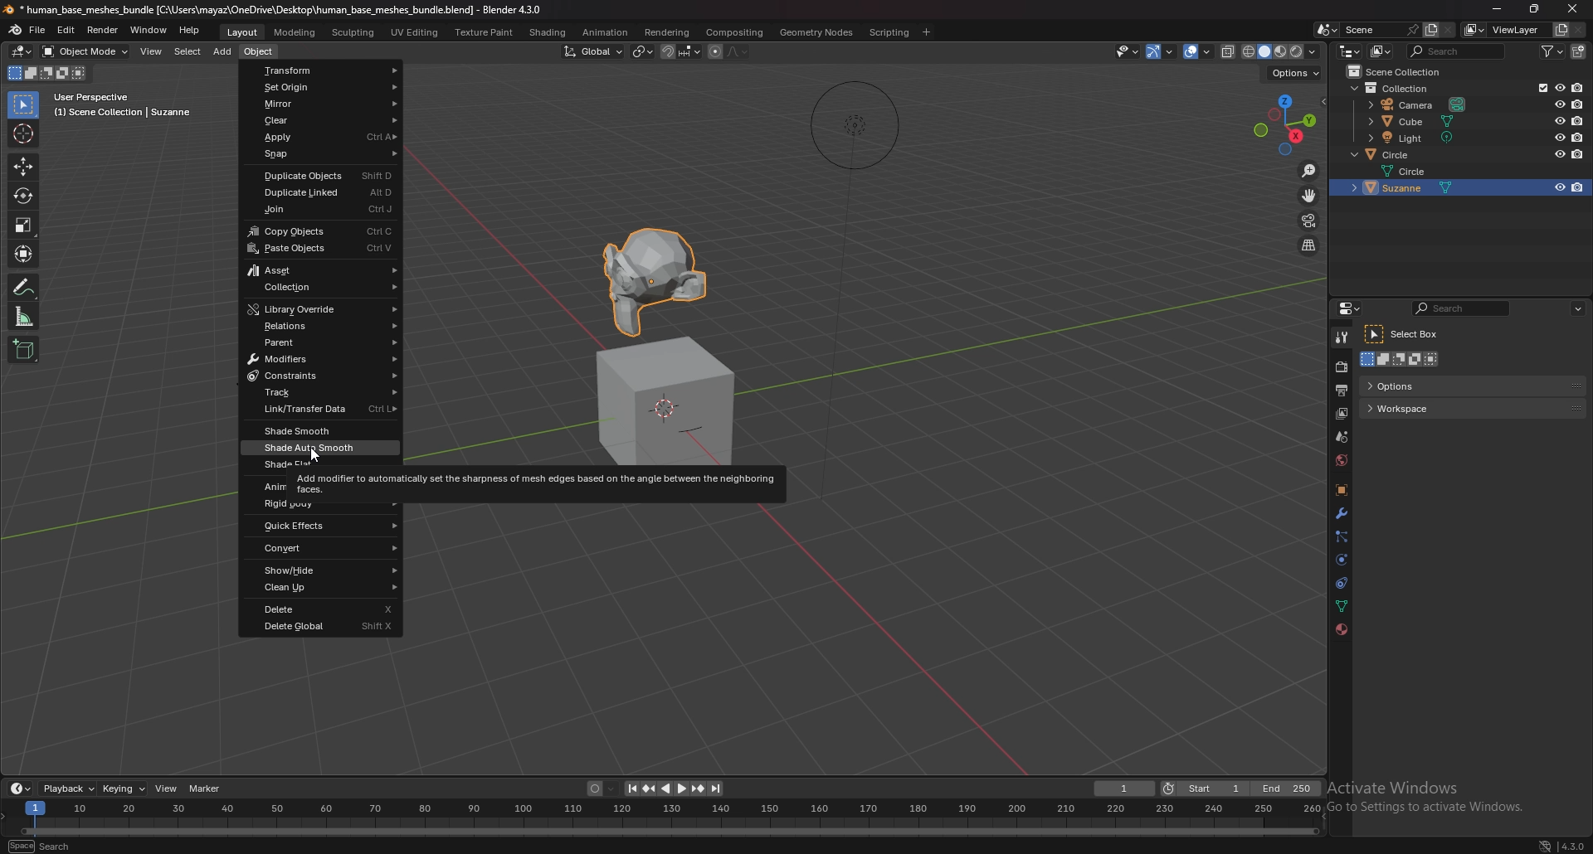  I want to click on delete, so click(320, 609).